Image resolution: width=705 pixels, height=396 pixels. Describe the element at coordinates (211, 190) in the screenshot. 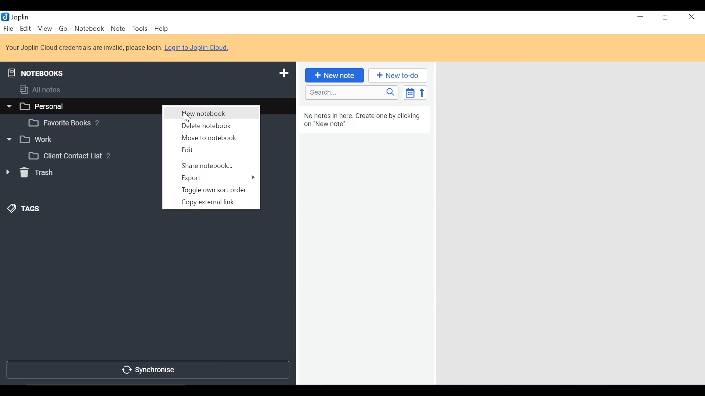

I see `Toggle own sort orde` at that location.